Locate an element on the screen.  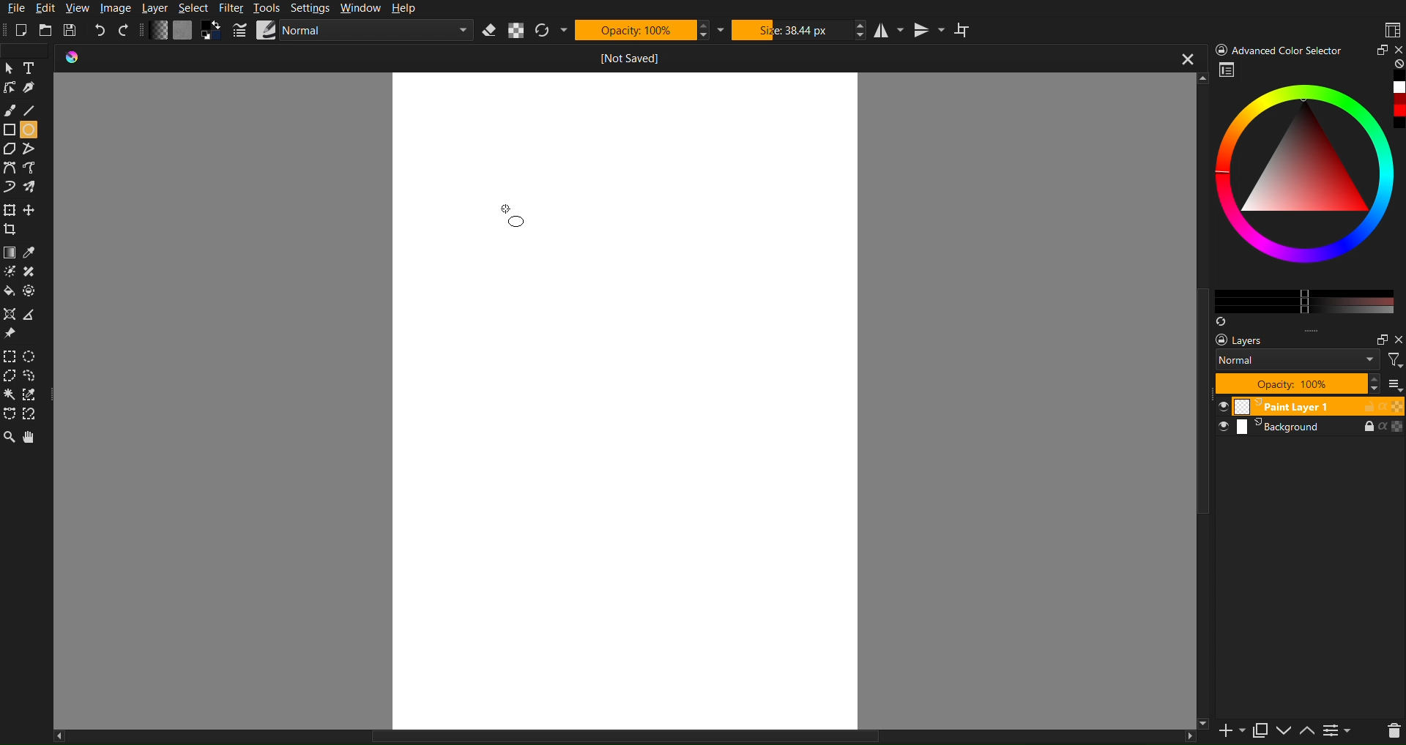
Circle is located at coordinates (31, 130).